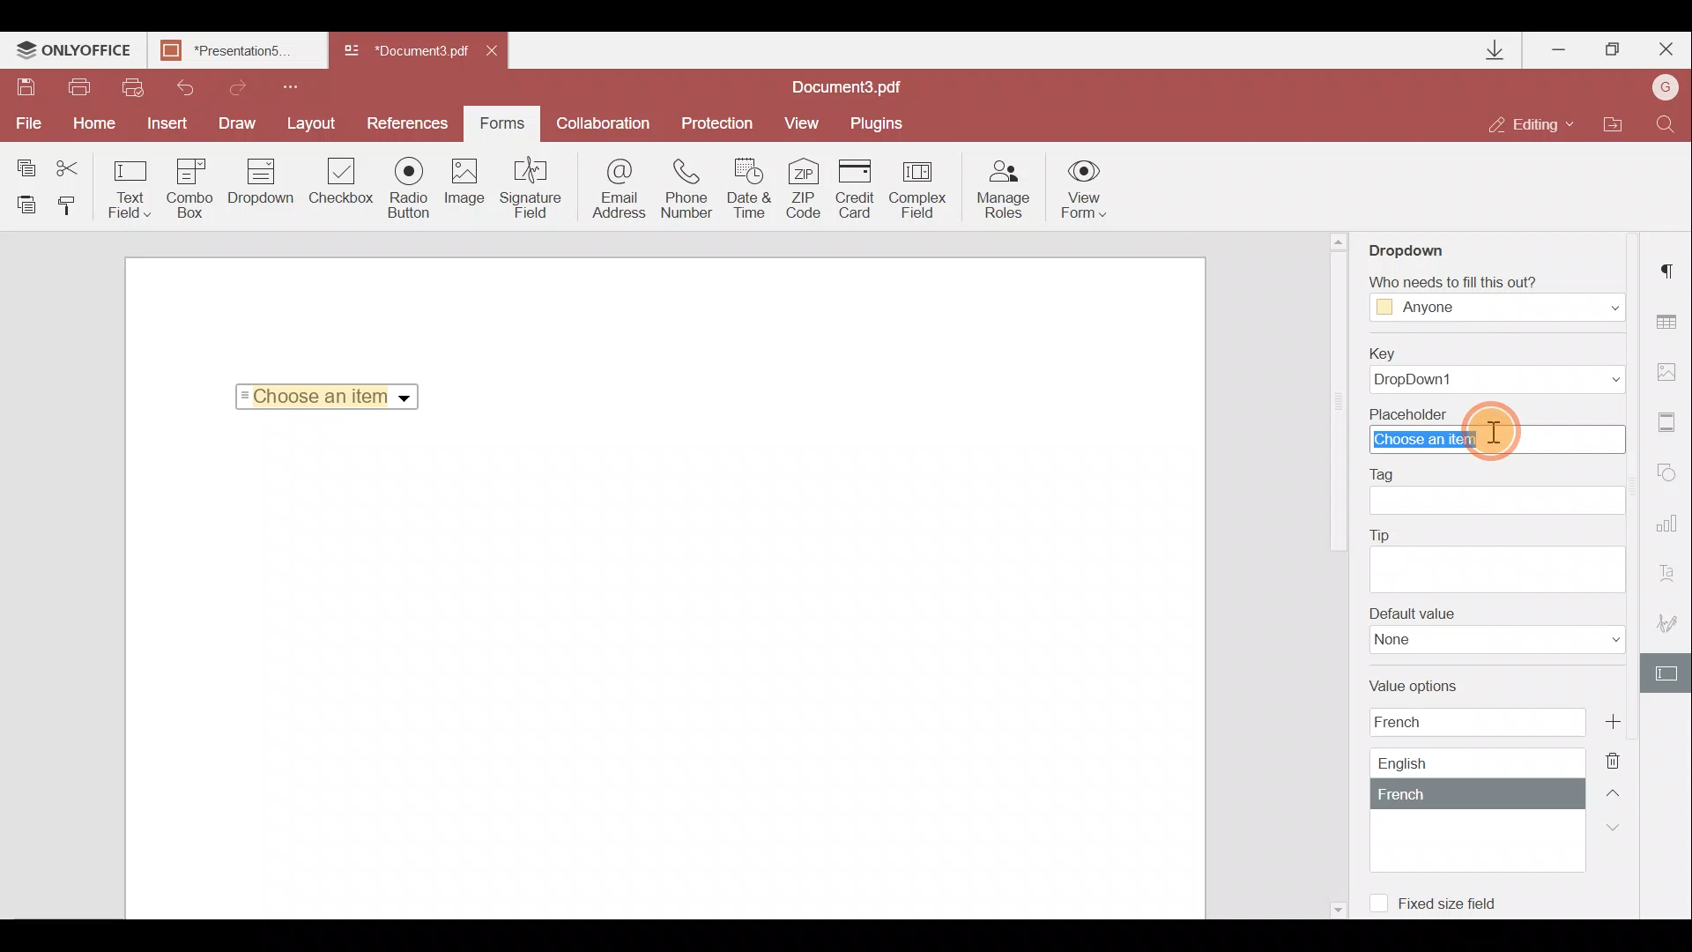 This screenshot has height=952, width=1692. I want to click on Fixed size field, so click(1442, 900).